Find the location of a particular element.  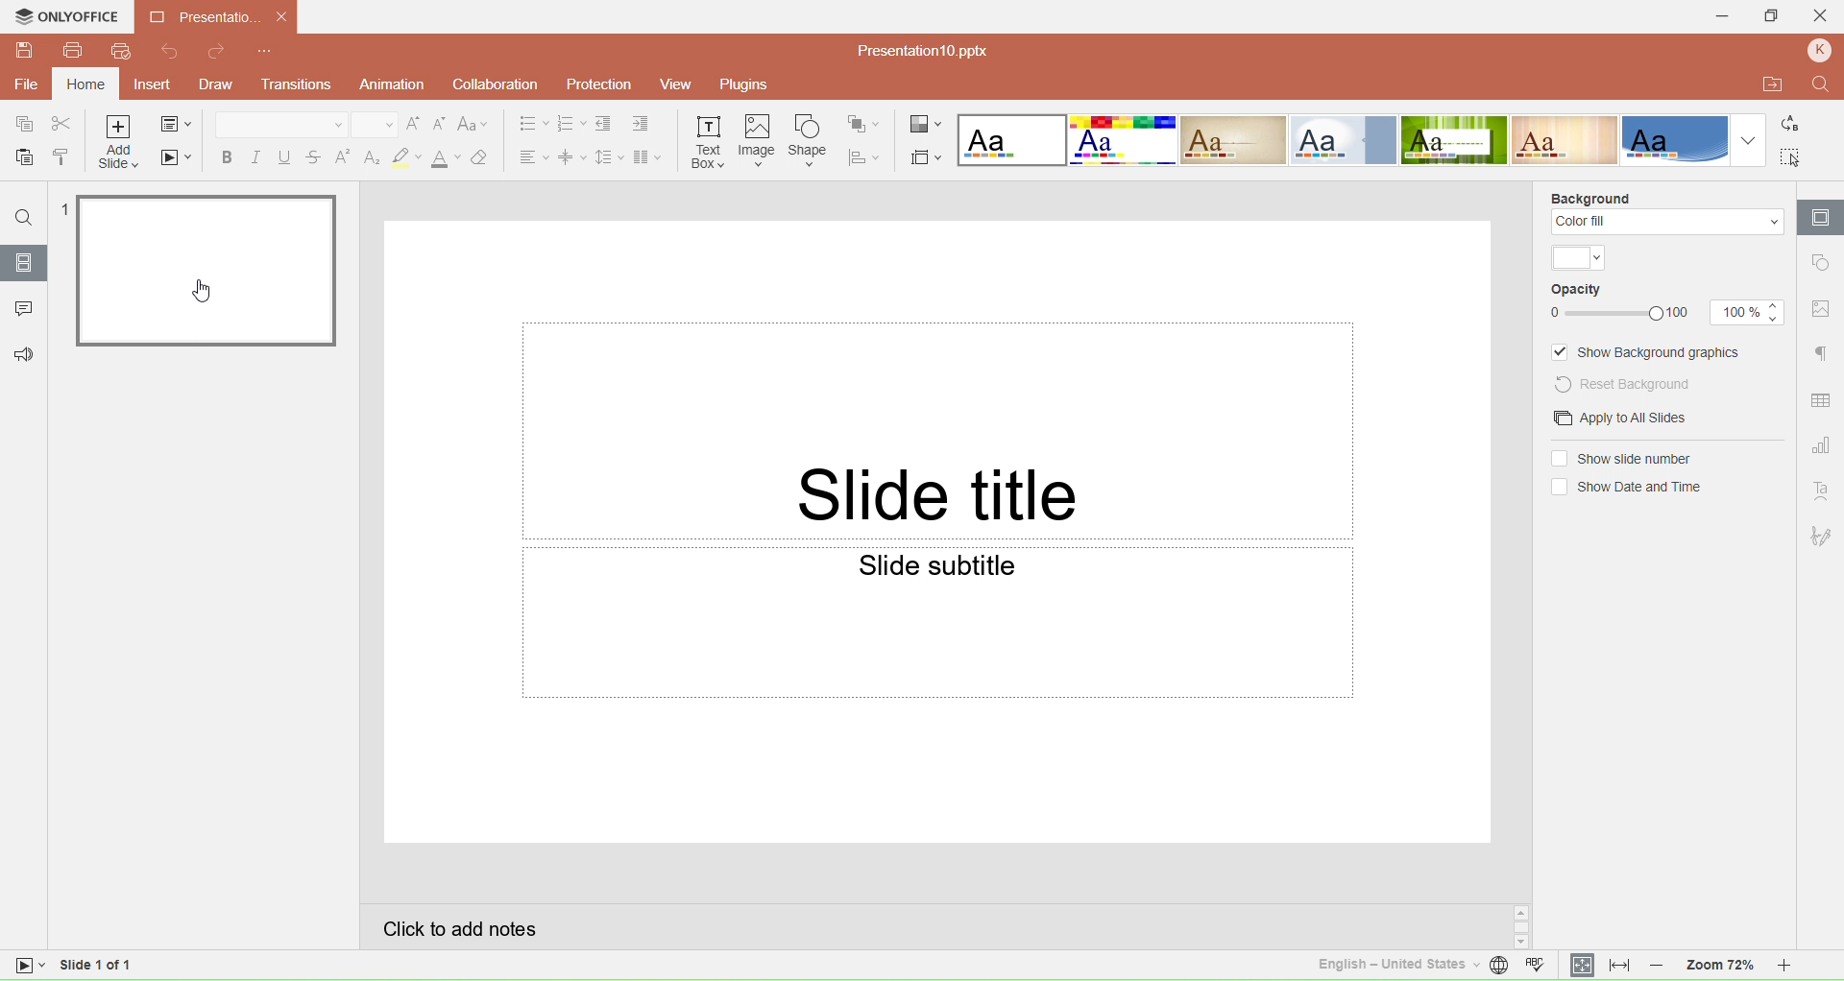

Fit to width is located at coordinates (1619, 966).